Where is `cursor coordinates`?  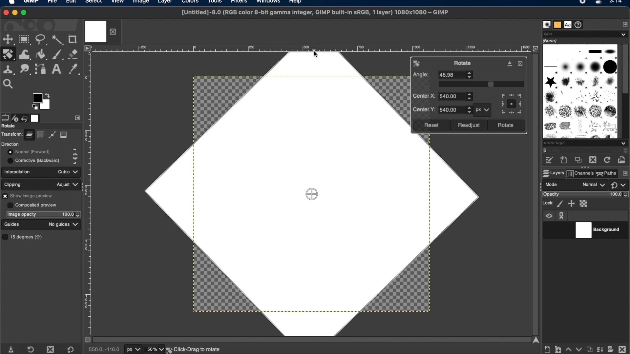 cursor coordinates is located at coordinates (105, 349).